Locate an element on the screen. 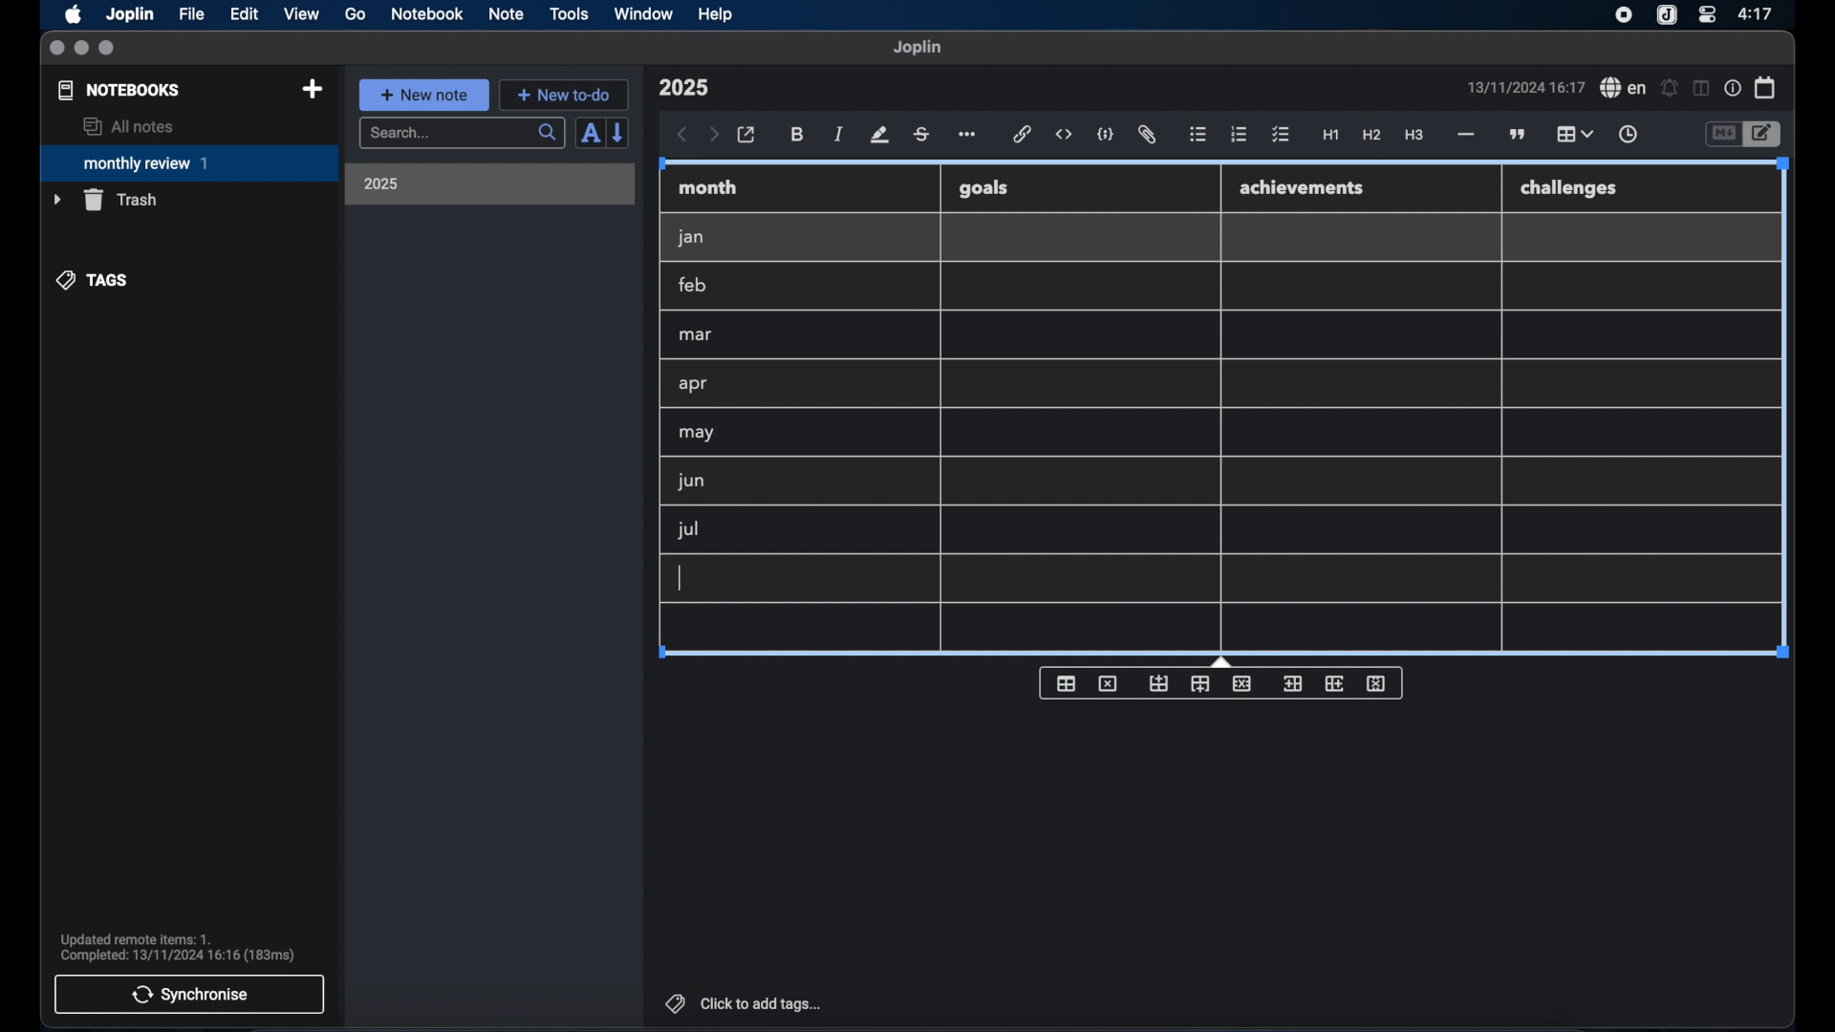 This screenshot has width=1835, height=1032. joplin icon is located at coordinates (1665, 16).